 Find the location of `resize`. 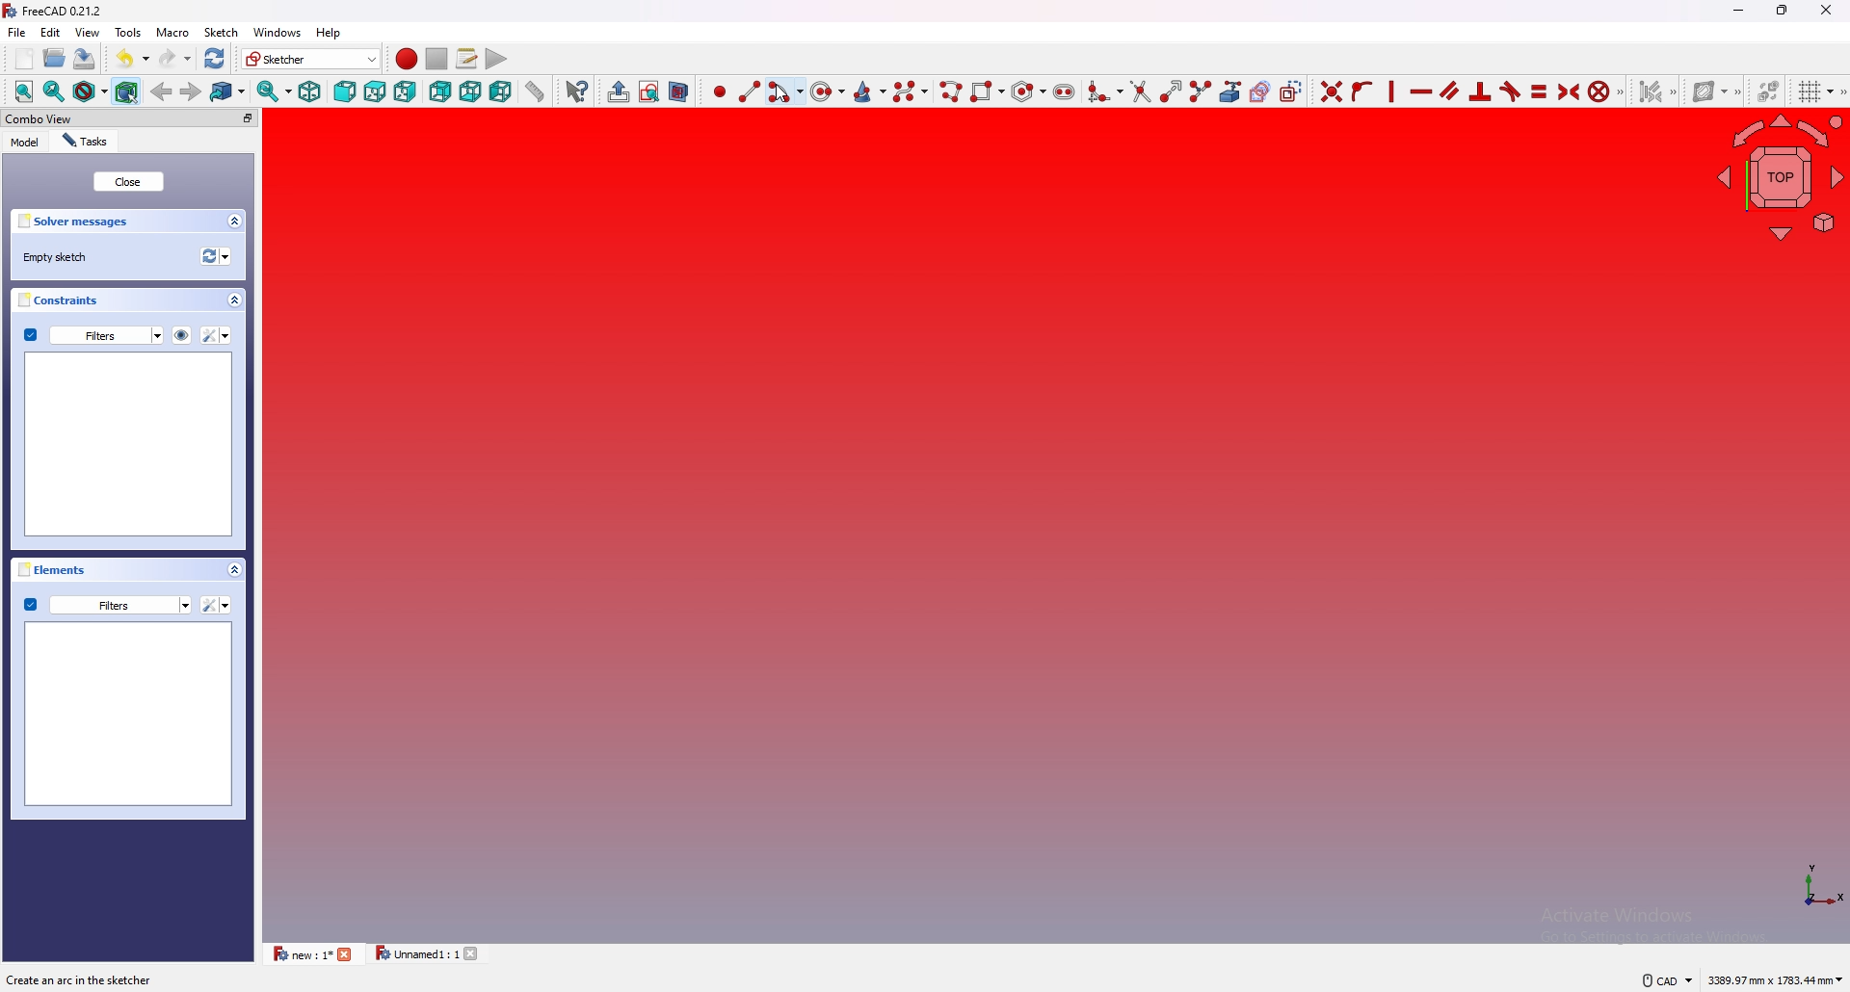

resize is located at coordinates (1784, 10).